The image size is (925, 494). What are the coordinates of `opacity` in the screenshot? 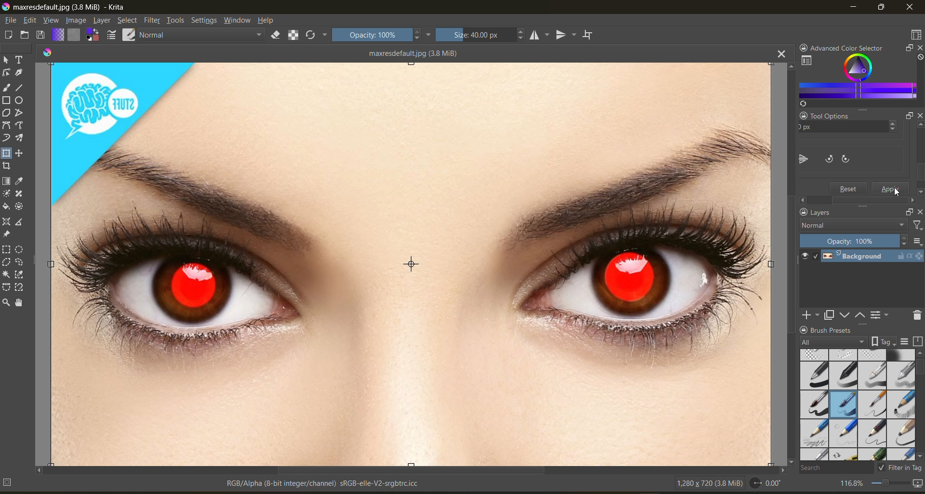 It's located at (382, 36).